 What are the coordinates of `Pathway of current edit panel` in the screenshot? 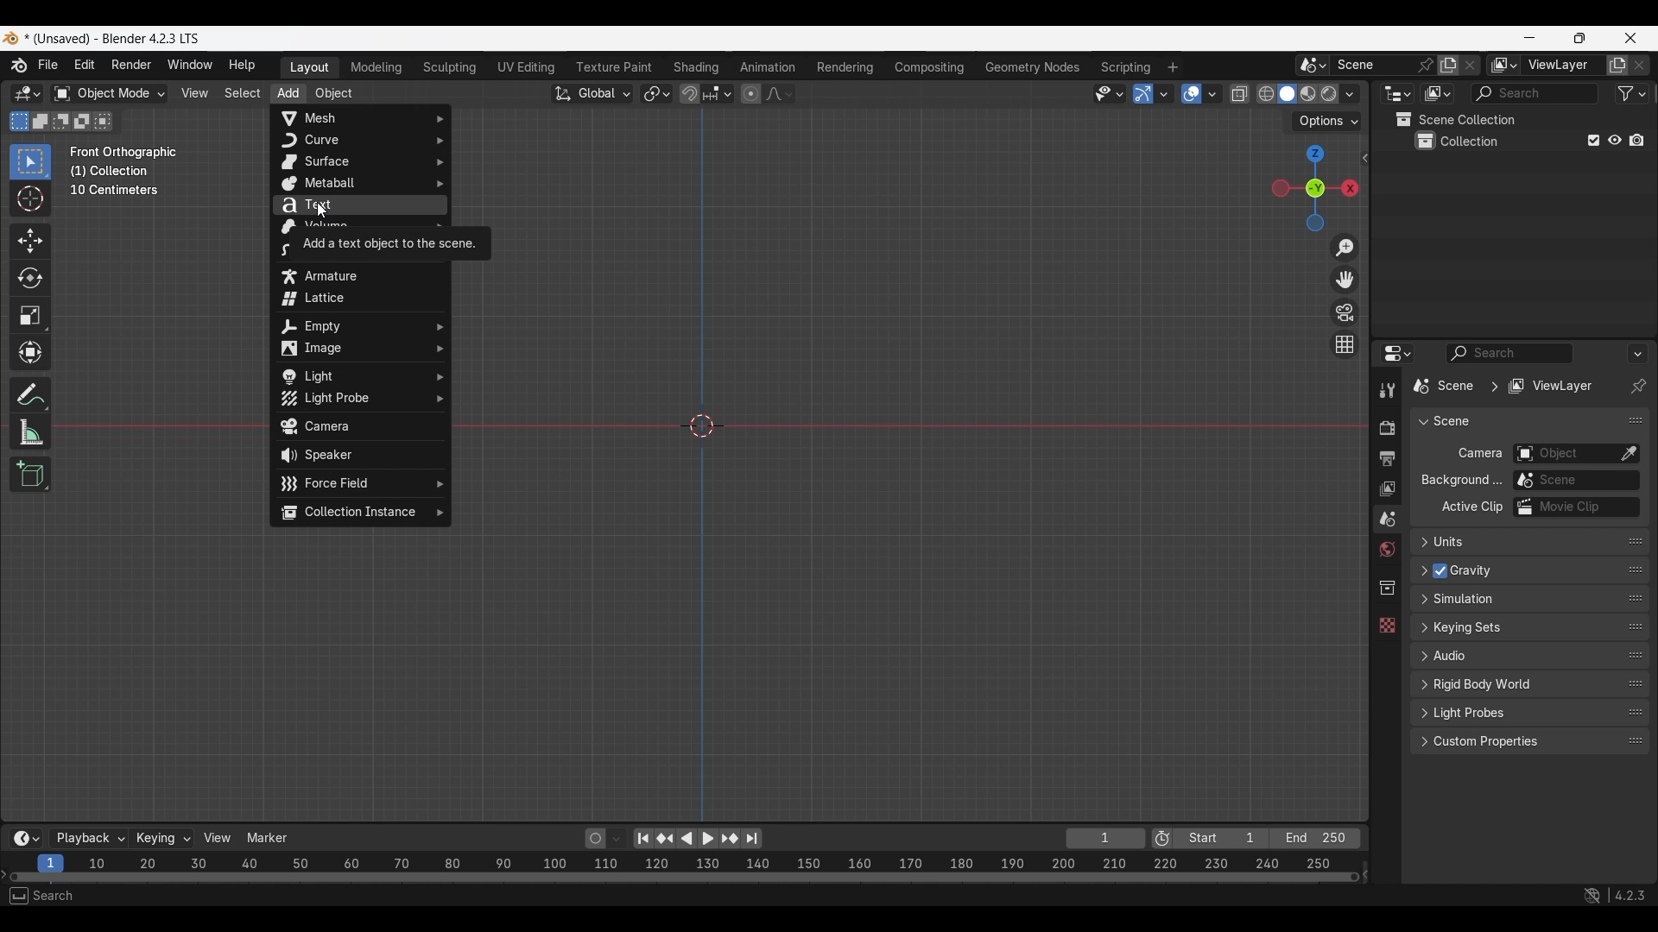 It's located at (1503, 386).